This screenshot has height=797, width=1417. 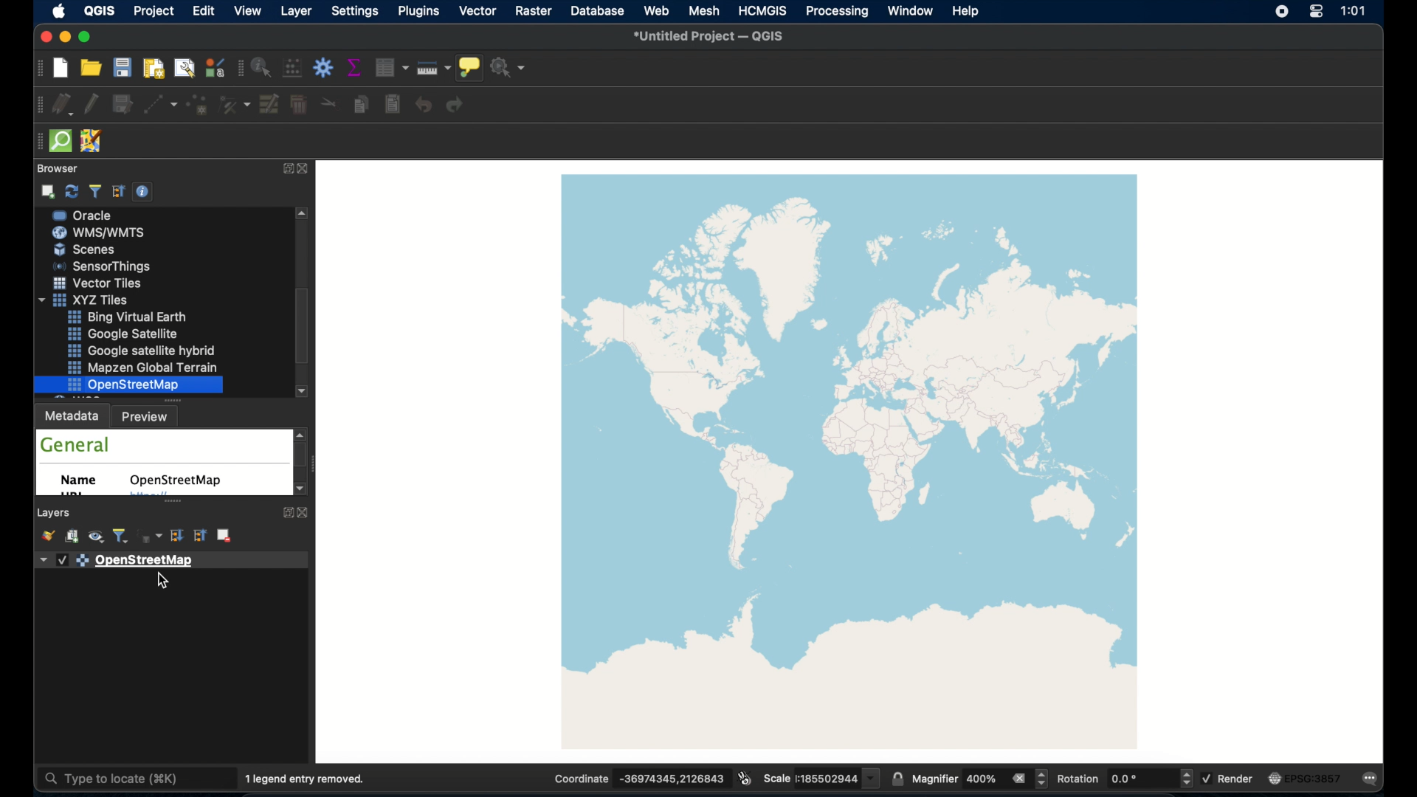 What do you see at coordinates (745, 777) in the screenshot?
I see `toggle extents and mouse position display` at bounding box center [745, 777].